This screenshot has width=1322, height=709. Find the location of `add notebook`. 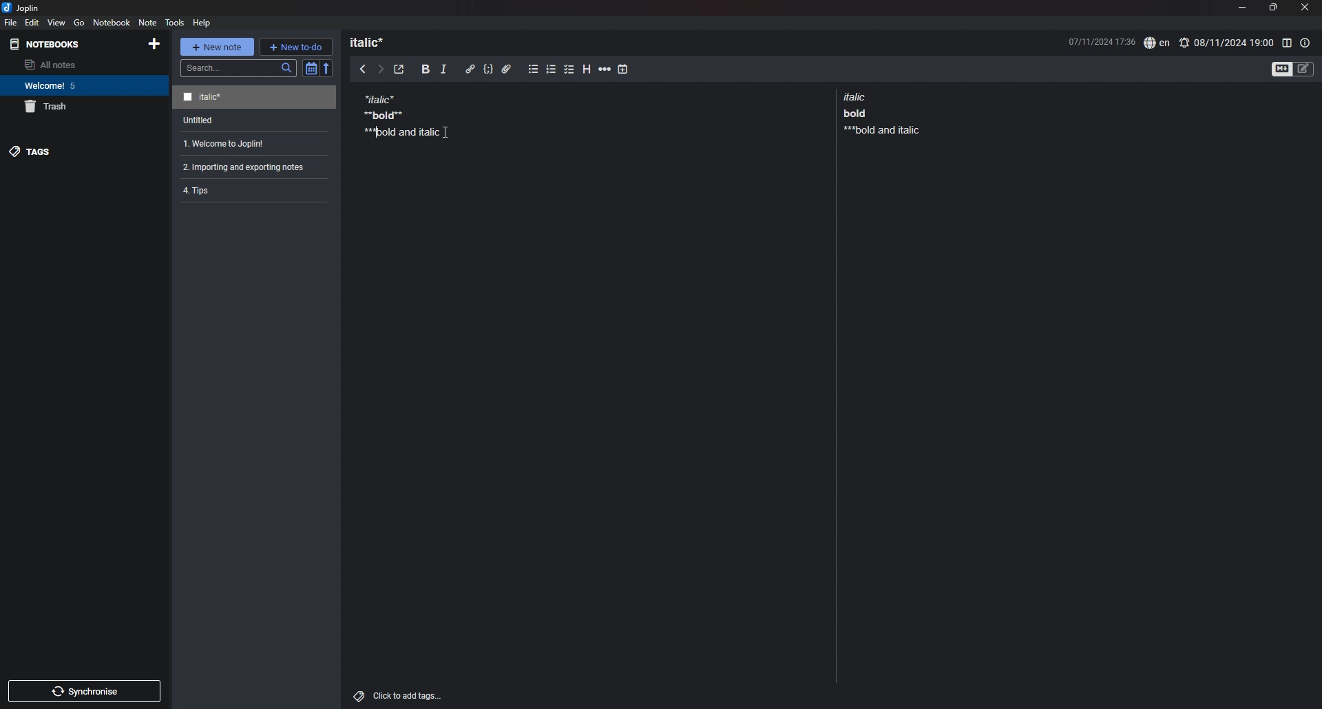

add notebook is located at coordinates (153, 43).